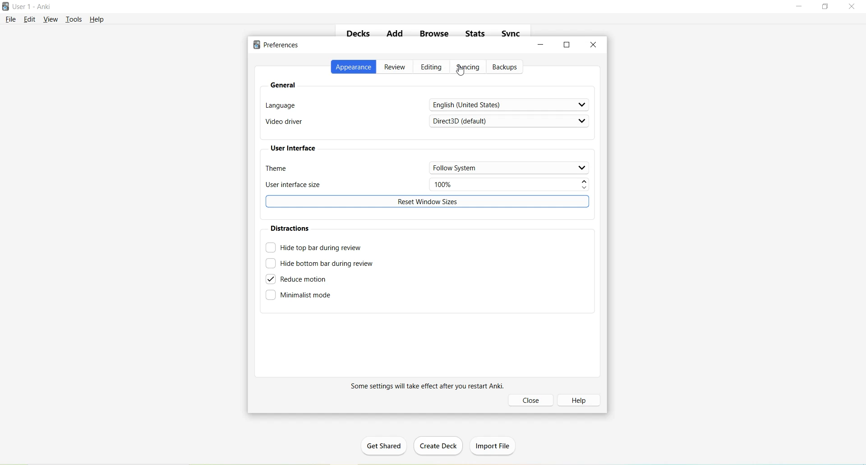 This screenshot has height=465, width=866. I want to click on Tools, so click(76, 18).